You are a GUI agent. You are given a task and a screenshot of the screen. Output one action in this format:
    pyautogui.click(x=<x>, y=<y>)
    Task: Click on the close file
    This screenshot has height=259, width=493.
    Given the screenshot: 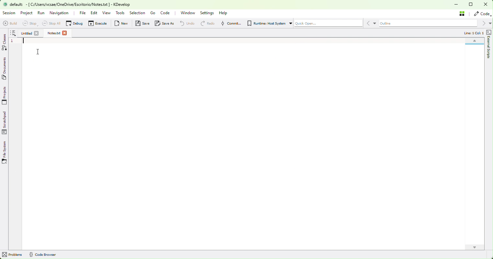 What is the action you would take?
    pyautogui.click(x=37, y=34)
    